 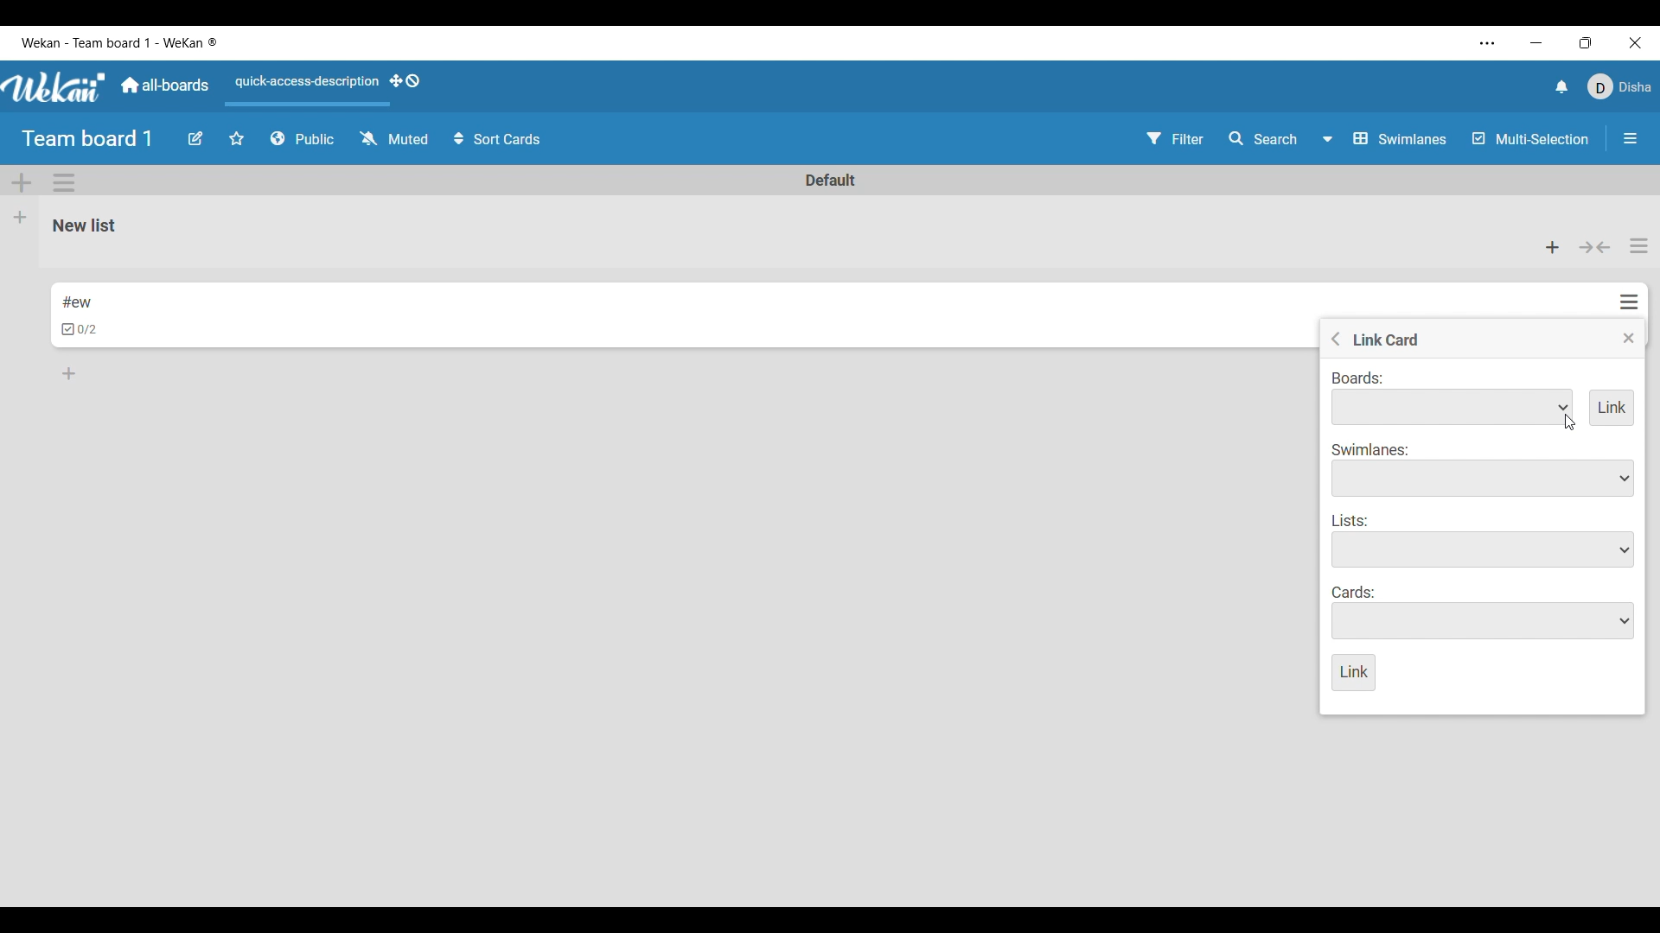 I want to click on Notifications, so click(x=1561, y=86).